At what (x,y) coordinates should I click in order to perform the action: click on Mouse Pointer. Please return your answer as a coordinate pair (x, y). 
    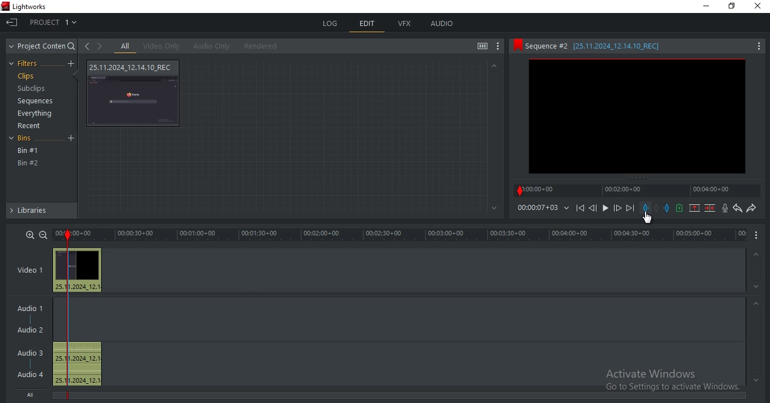
    Looking at the image, I should click on (647, 218).